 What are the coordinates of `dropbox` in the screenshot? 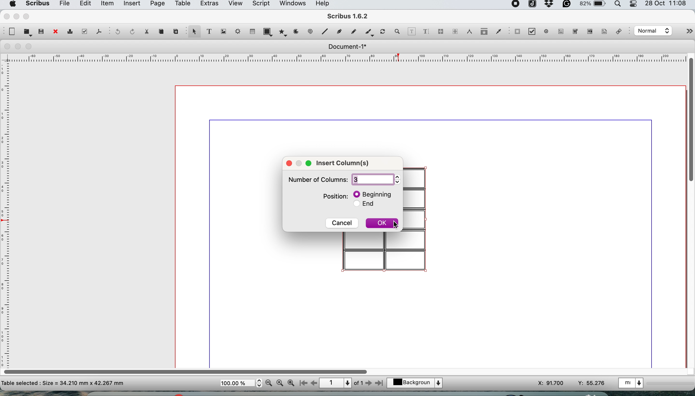 It's located at (549, 6).